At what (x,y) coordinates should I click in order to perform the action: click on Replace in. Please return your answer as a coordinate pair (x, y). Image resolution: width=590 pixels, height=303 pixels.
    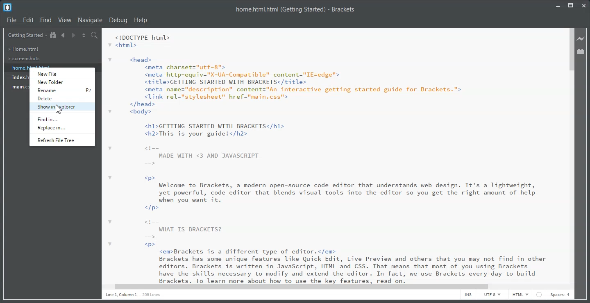
    Looking at the image, I should click on (61, 127).